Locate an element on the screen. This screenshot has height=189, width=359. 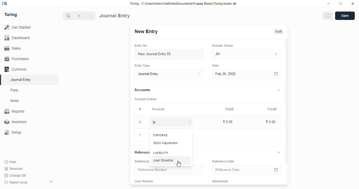
common is located at coordinates (16, 69).